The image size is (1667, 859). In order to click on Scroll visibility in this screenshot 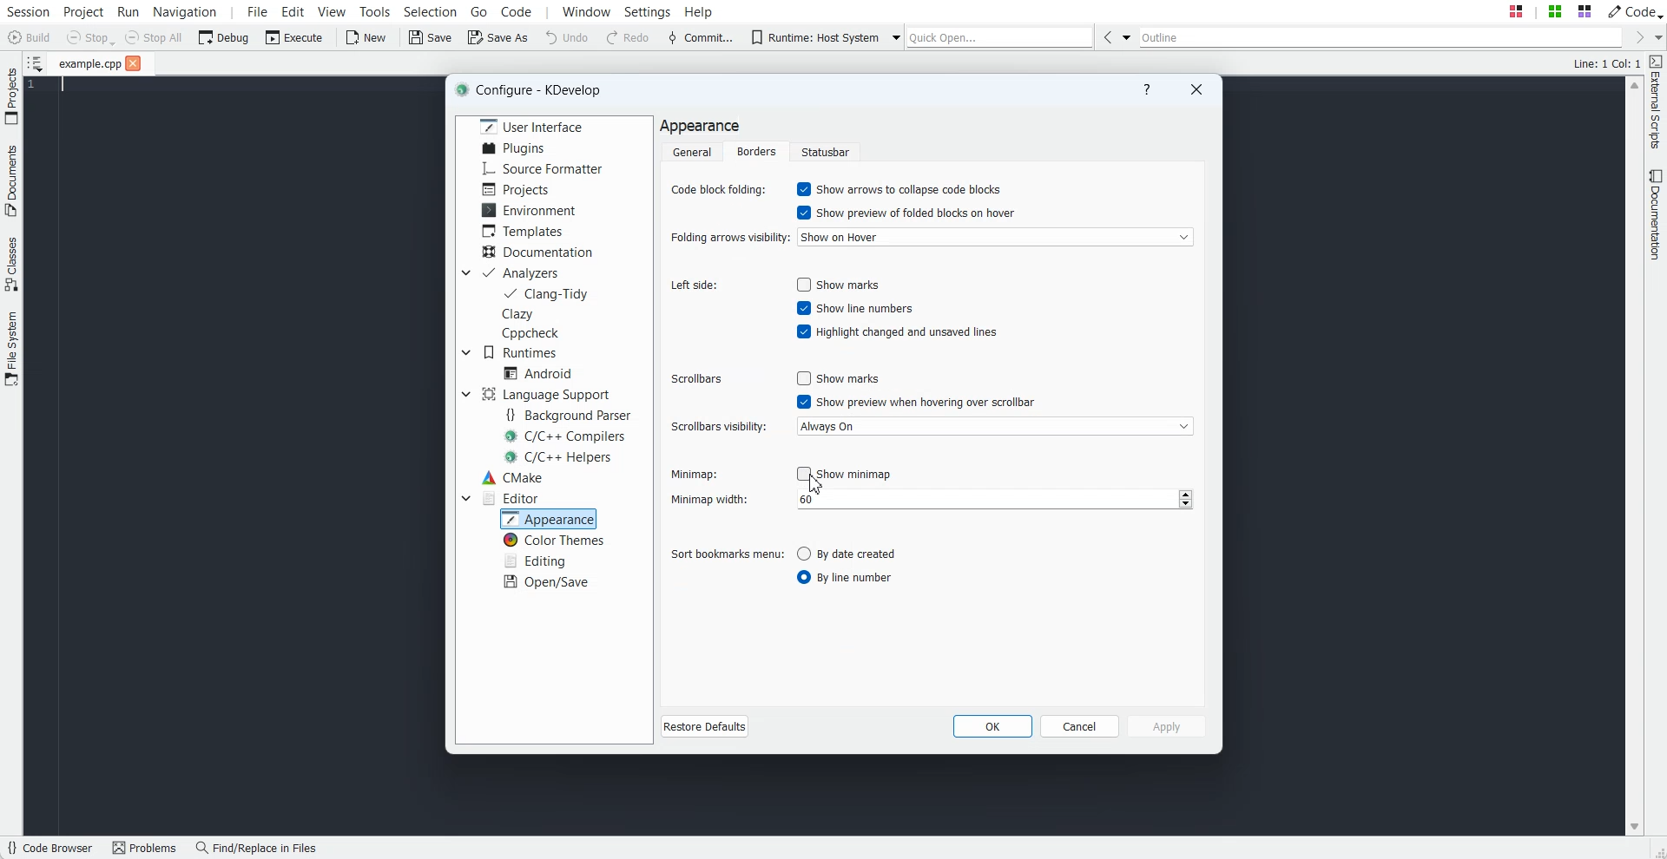, I will do `click(719, 427)`.